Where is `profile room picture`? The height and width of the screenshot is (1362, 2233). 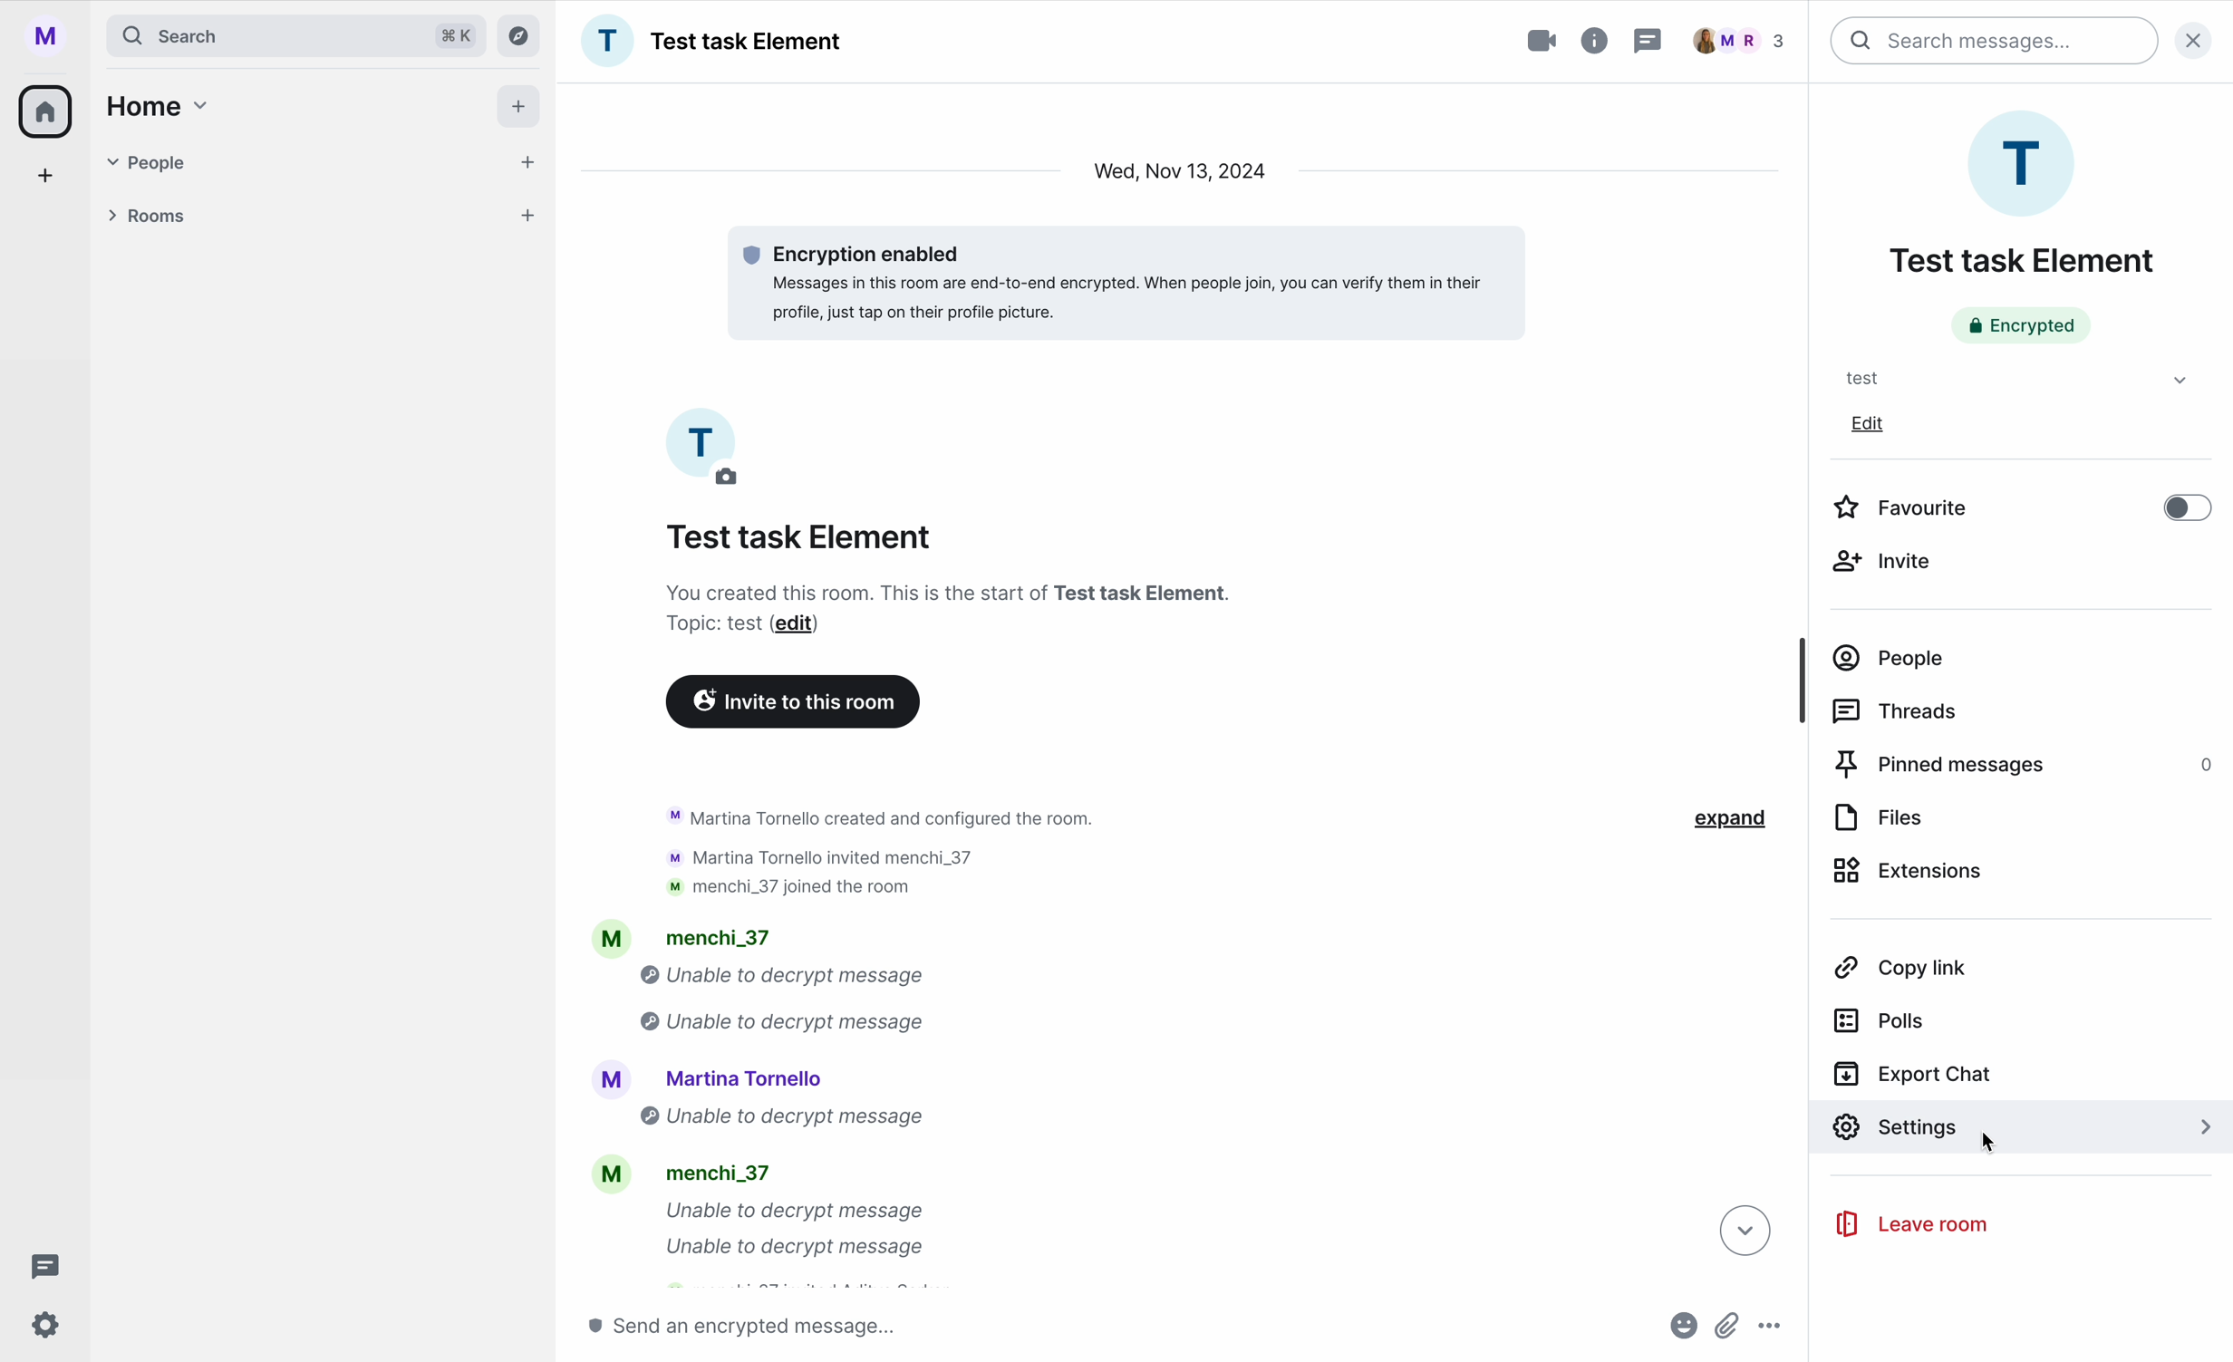
profile room picture is located at coordinates (2026, 162).